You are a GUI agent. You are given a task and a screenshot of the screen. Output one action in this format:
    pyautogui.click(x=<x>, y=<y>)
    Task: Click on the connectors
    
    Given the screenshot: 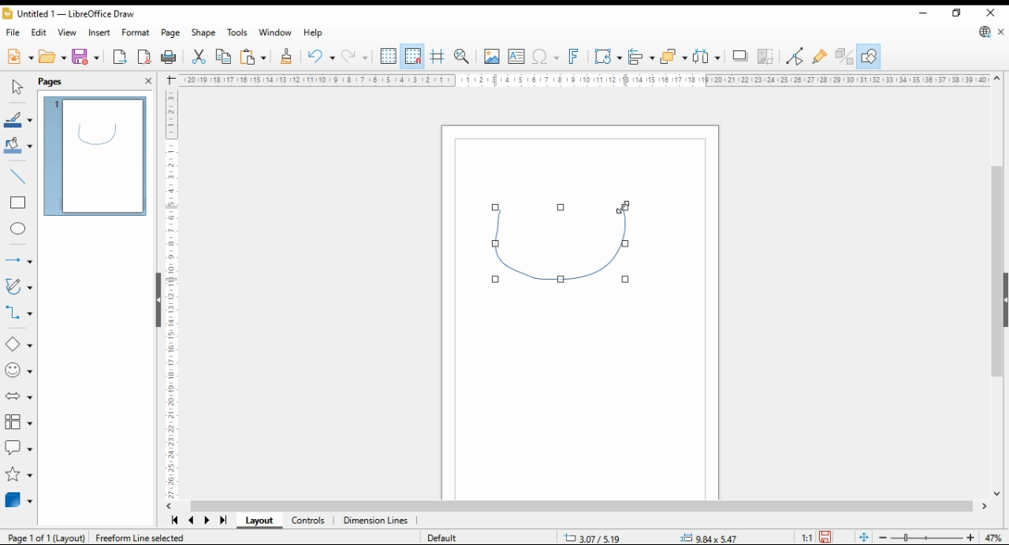 What is the action you would take?
    pyautogui.click(x=17, y=312)
    